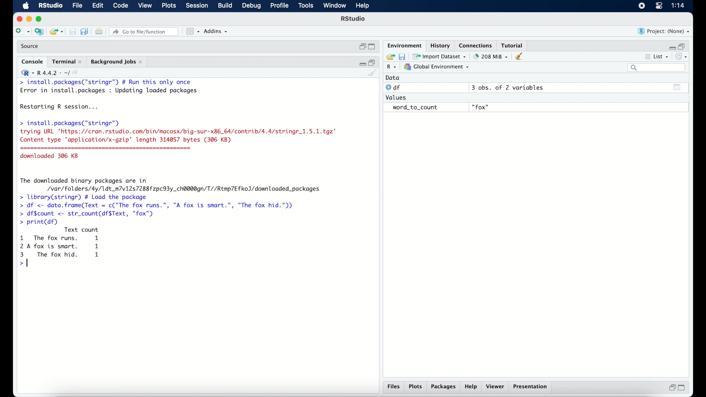  Describe the element at coordinates (252, 6) in the screenshot. I see `debug` at that location.